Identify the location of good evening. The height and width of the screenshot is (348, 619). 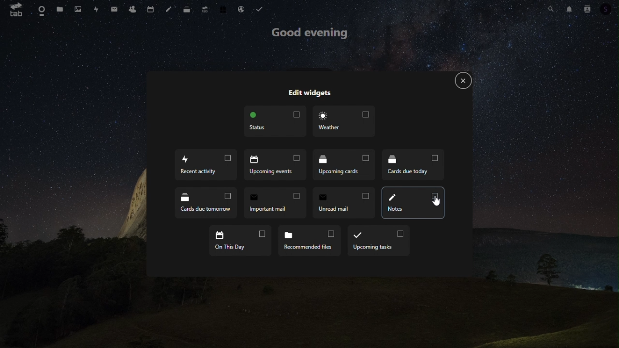
(312, 35).